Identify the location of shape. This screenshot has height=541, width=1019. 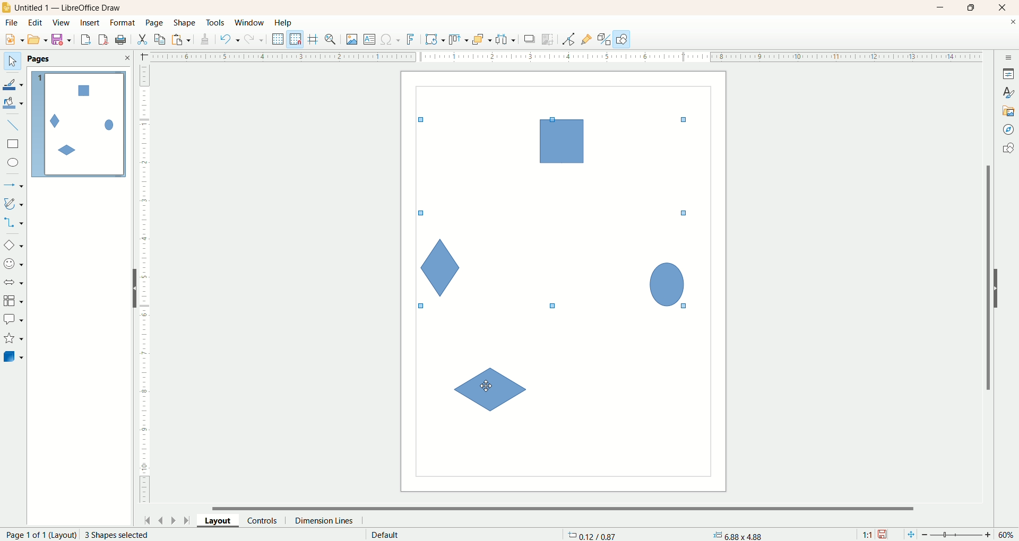
(185, 23).